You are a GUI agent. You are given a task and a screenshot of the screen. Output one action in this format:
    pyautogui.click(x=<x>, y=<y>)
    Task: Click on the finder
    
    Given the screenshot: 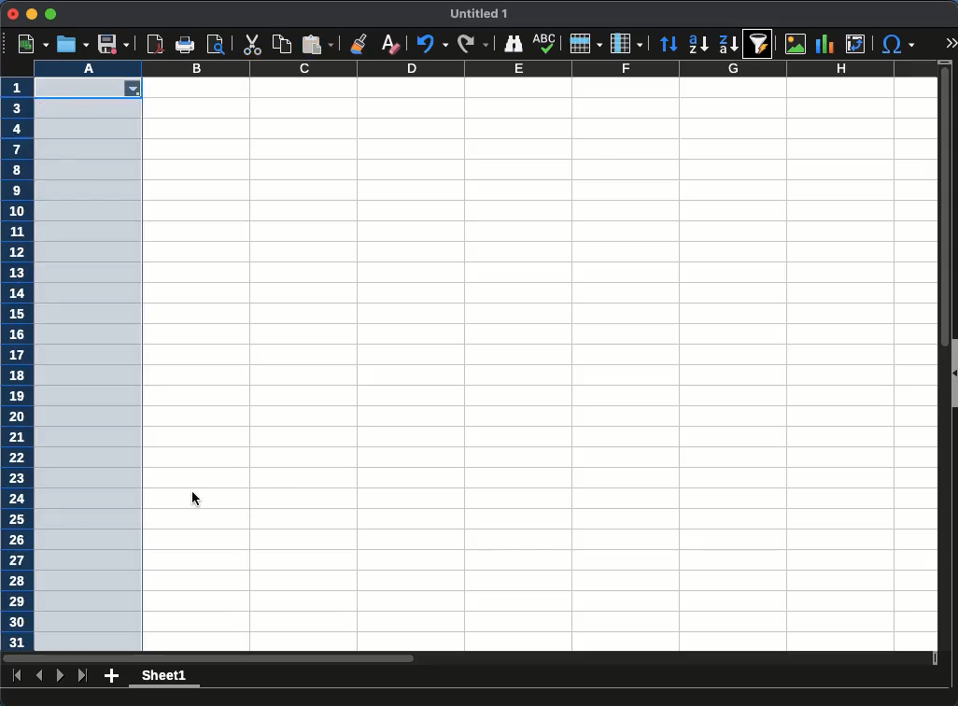 What is the action you would take?
    pyautogui.click(x=513, y=45)
    